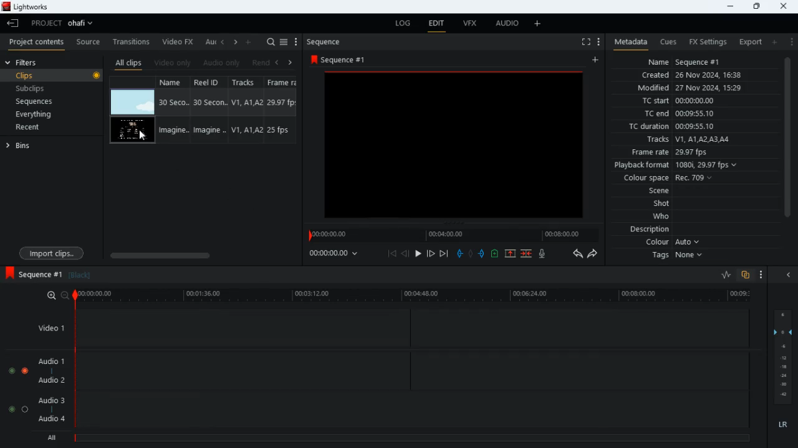  Describe the element at coordinates (25, 369) in the screenshot. I see `Toggle` at that location.